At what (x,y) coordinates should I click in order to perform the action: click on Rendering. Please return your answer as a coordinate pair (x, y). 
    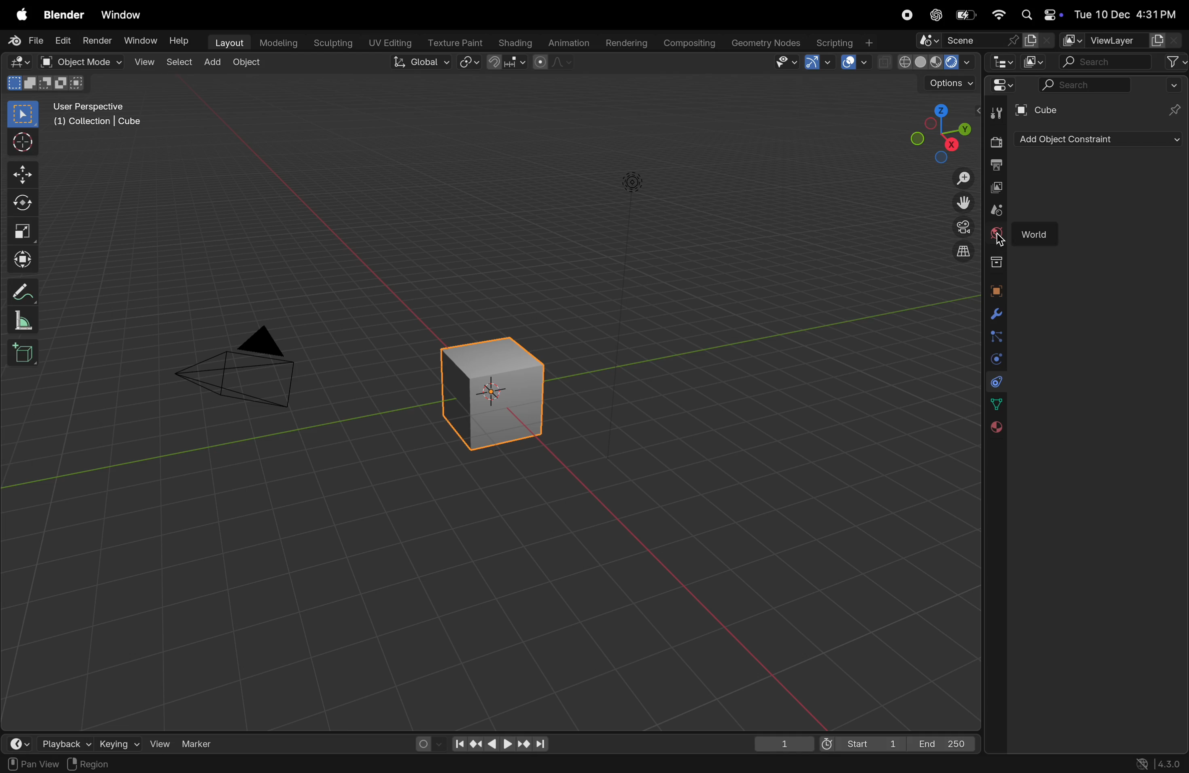
    Looking at the image, I should click on (625, 42).